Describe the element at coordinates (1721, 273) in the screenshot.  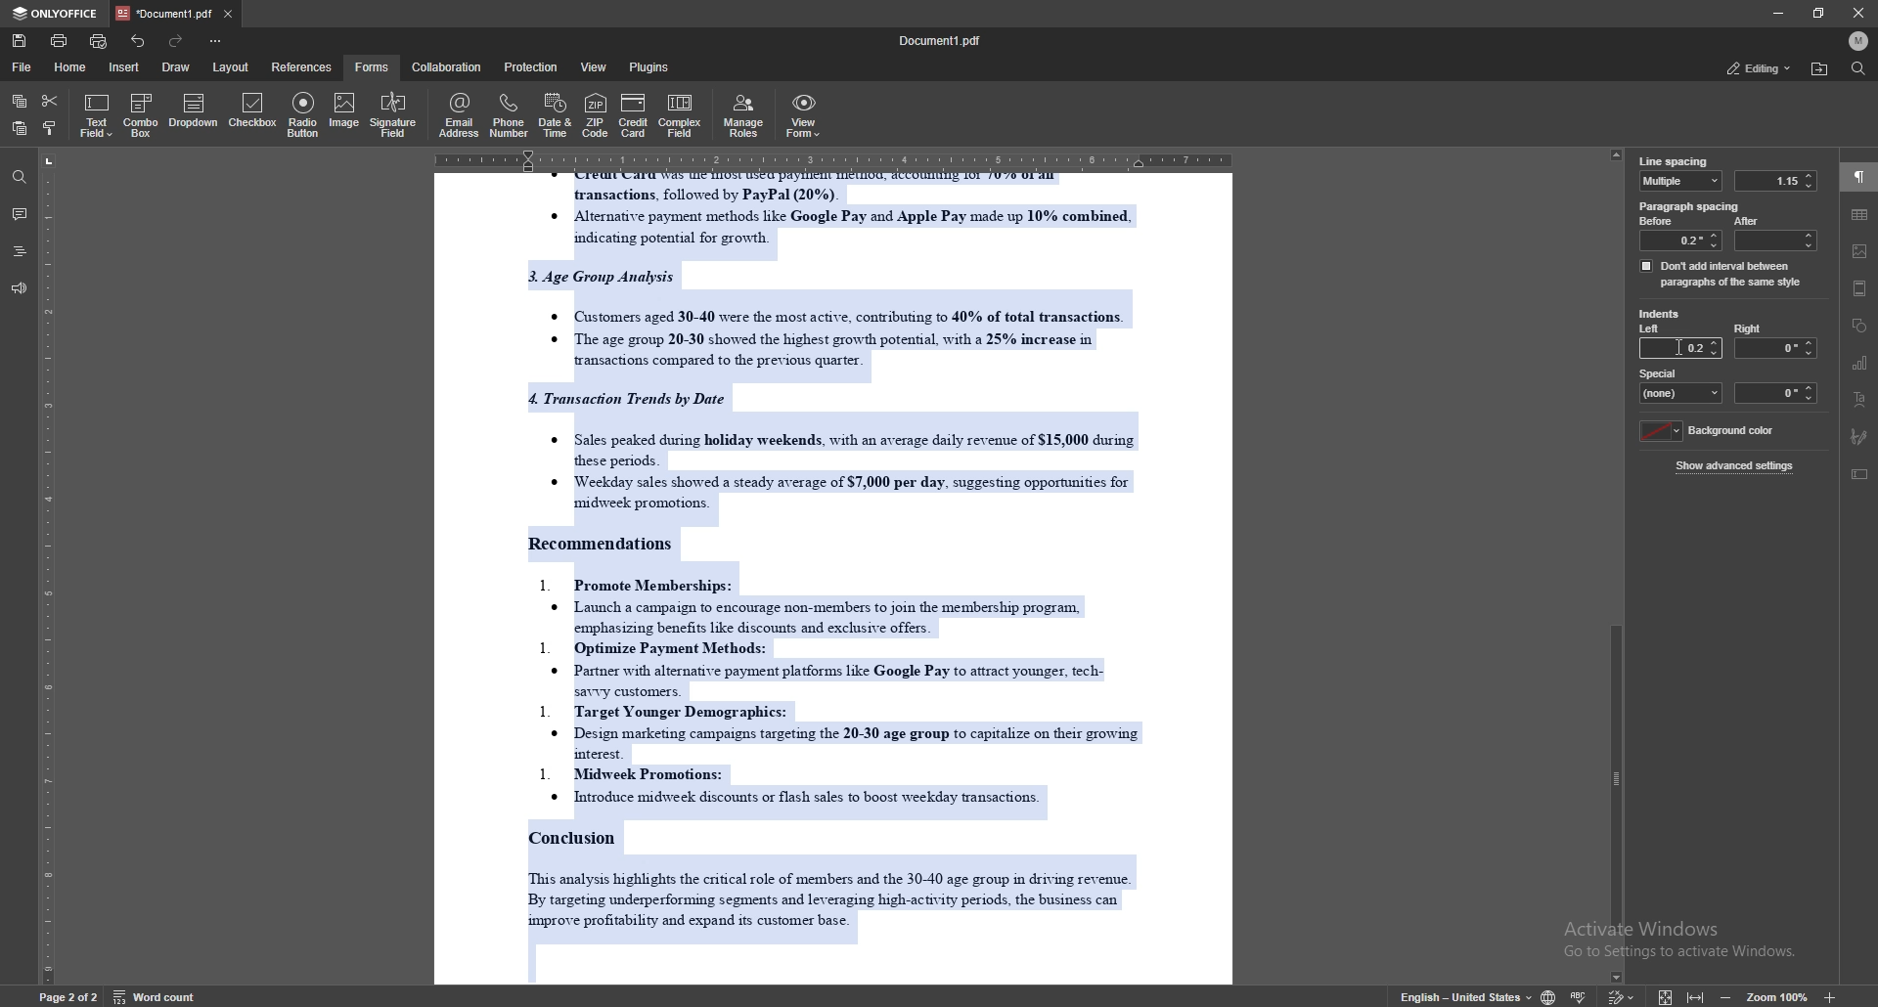
I see `dont add interval between paragraph of same style` at that location.